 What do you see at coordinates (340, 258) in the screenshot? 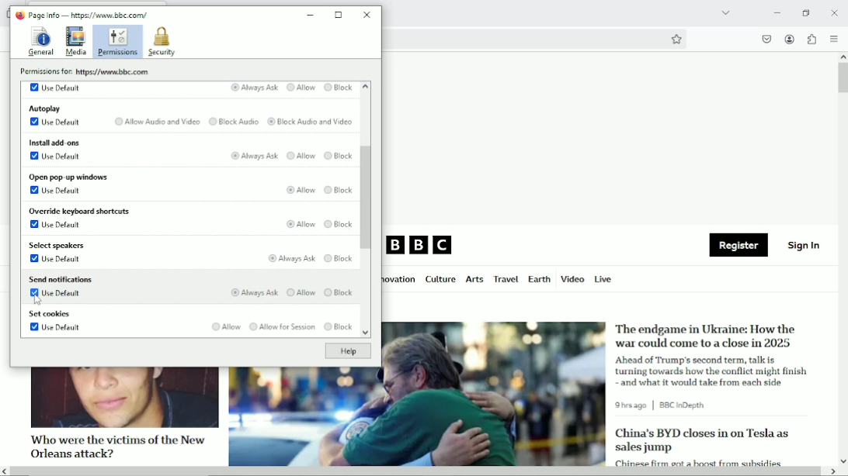
I see `Block` at bounding box center [340, 258].